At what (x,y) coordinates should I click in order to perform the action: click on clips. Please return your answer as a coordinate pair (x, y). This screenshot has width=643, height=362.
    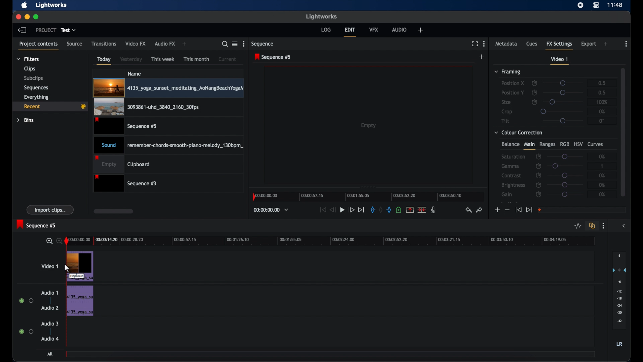
    Looking at the image, I should click on (29, 69).